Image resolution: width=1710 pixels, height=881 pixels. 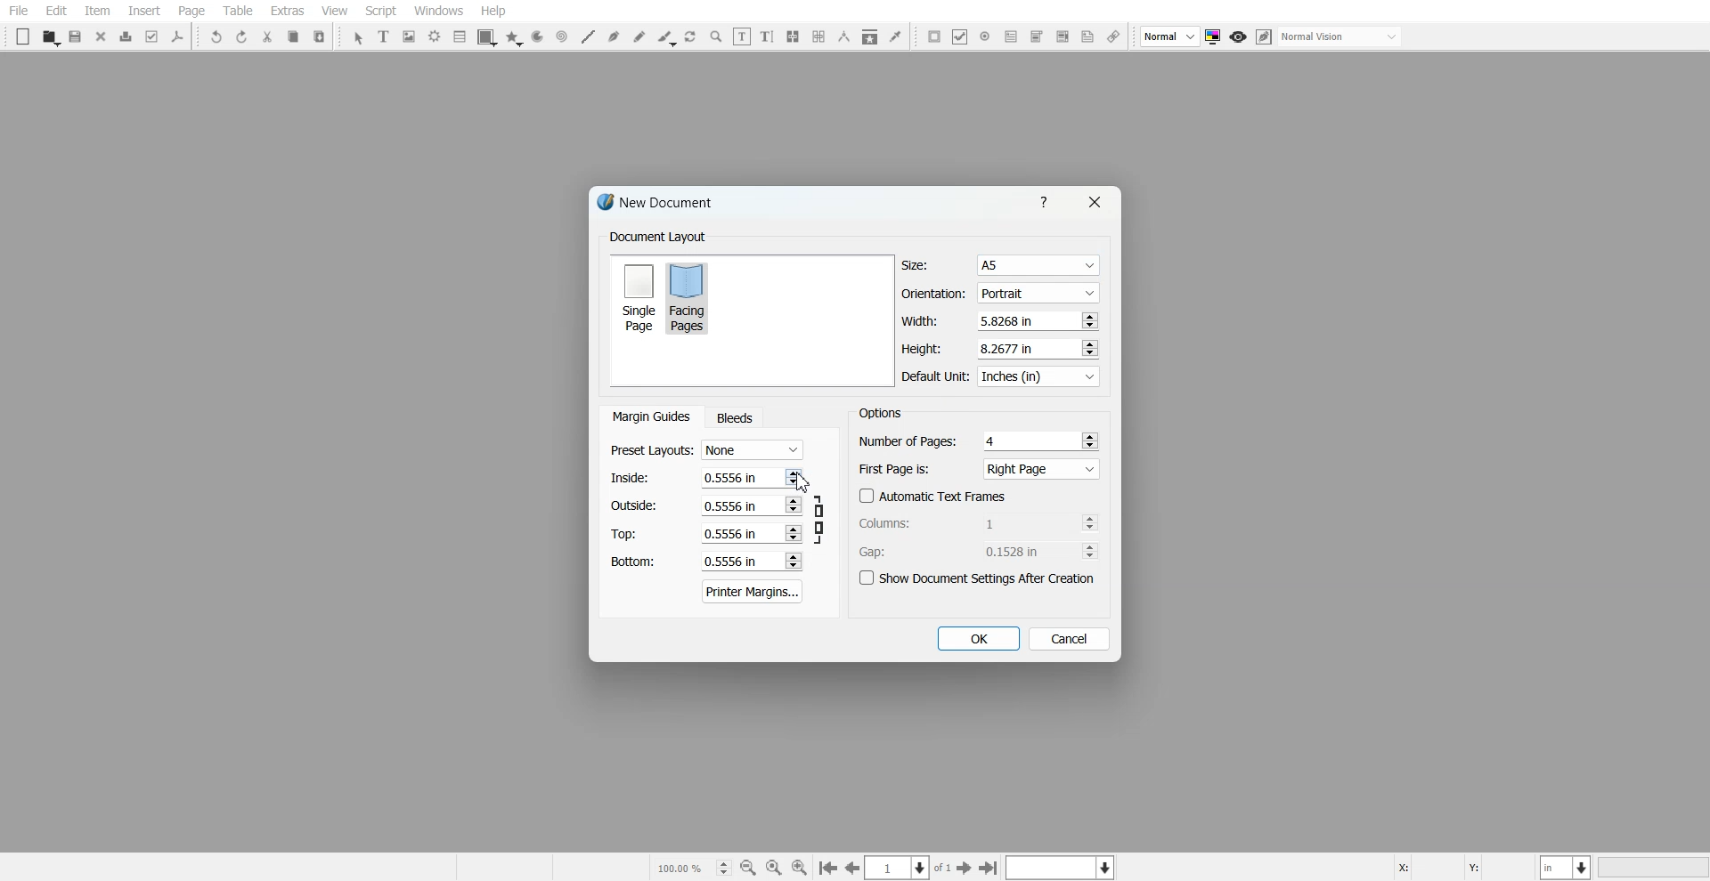 What do you see at coordinates (1070, 638) in the screenshot?
I see `Cancel` at bounding box center [1070, 638].